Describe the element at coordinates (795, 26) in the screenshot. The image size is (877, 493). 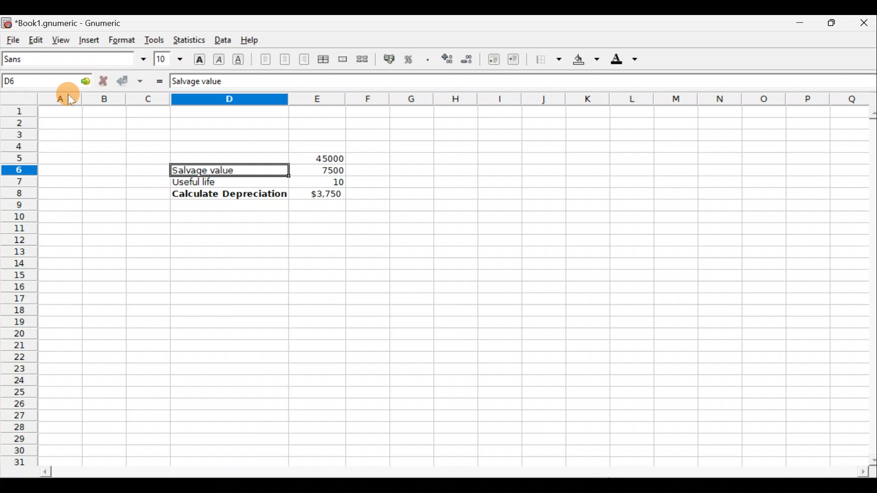
I see `Minimize` at that location.